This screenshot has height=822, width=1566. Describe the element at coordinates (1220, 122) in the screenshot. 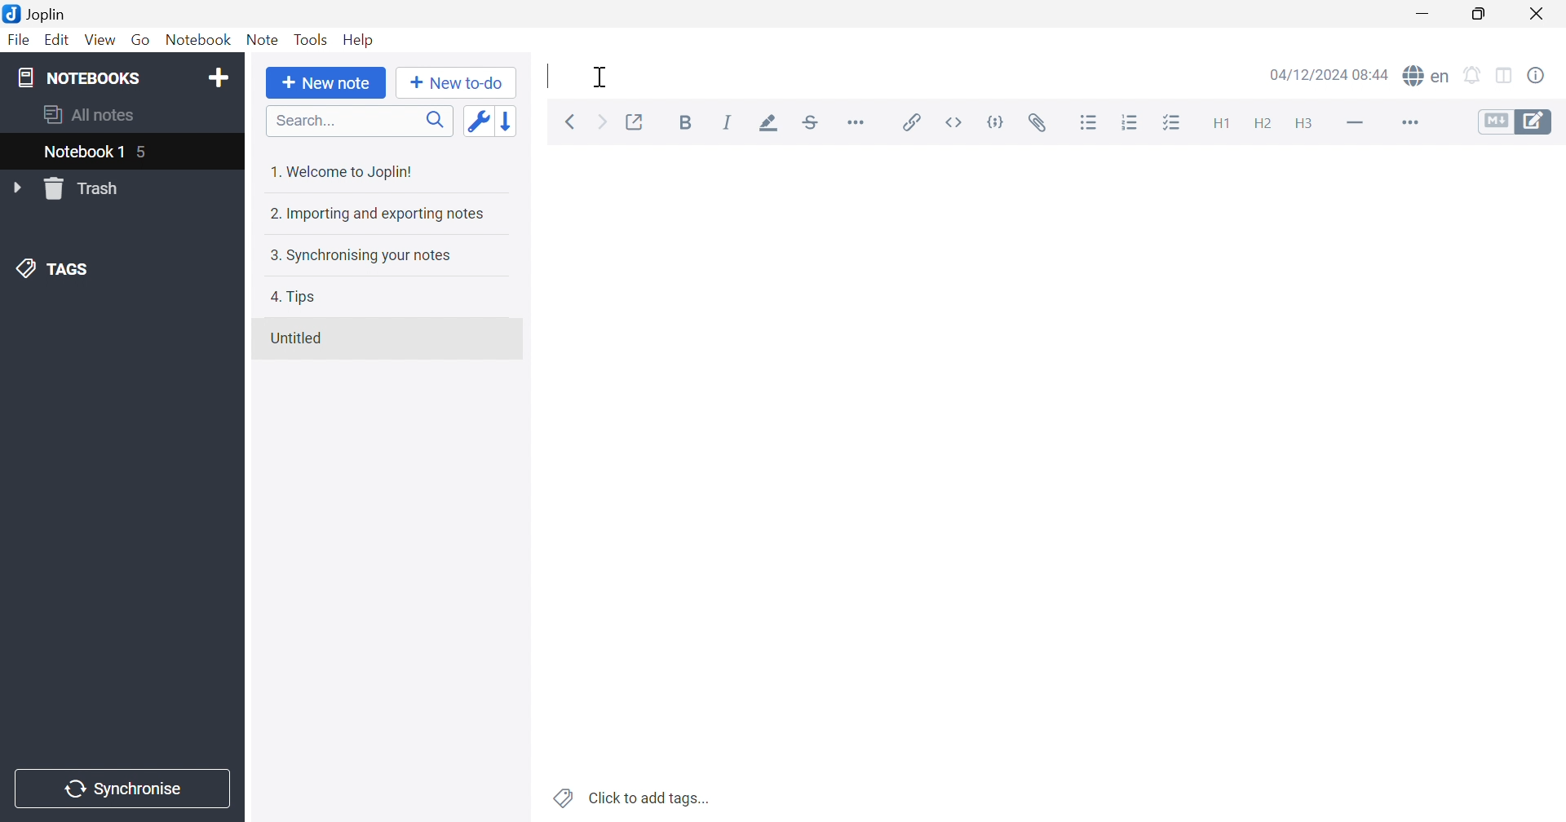

I see `Heading 1` at that location.